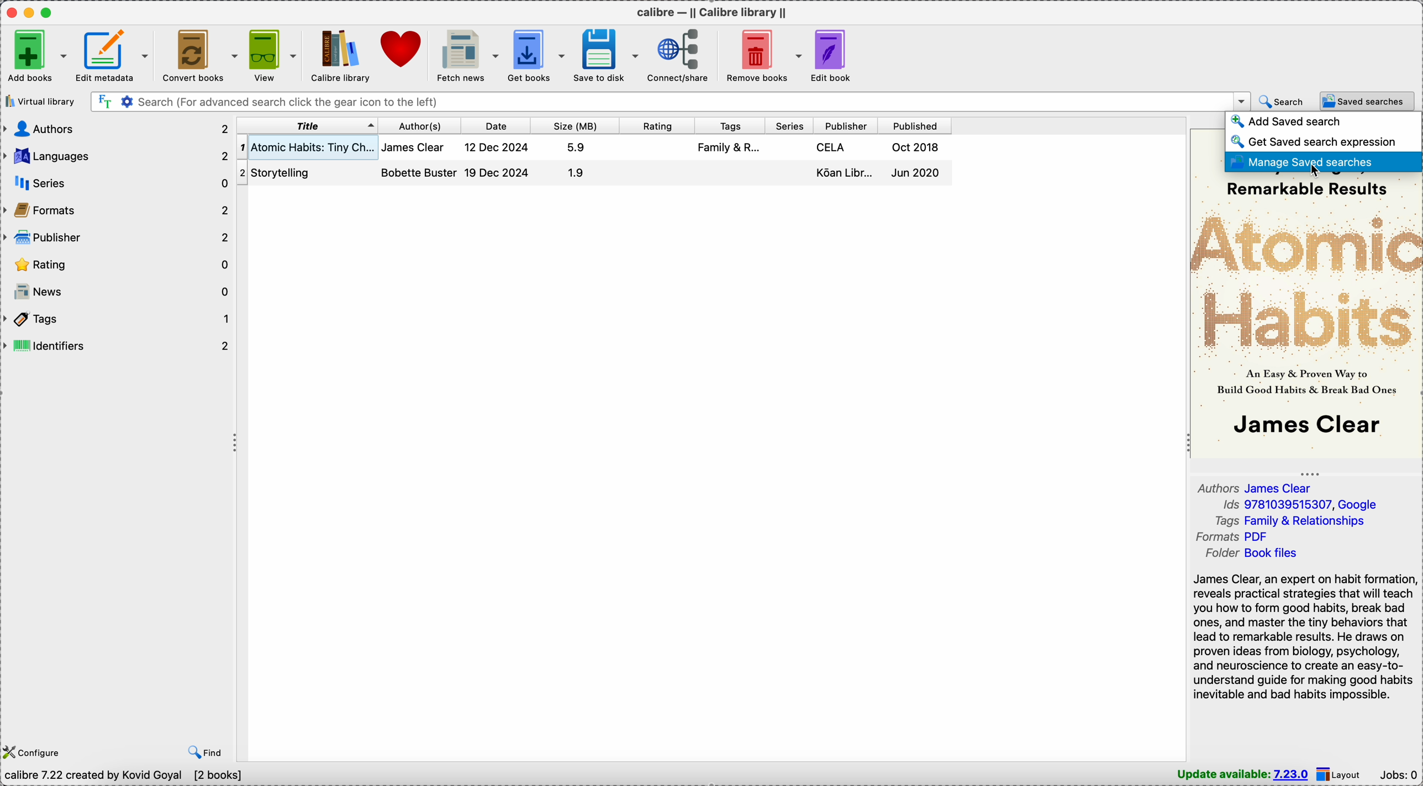 This screenshot has height=786, width=1423. Describe the element at coordinates (1341, 774) in the screenshot. I see `layout` at that location.